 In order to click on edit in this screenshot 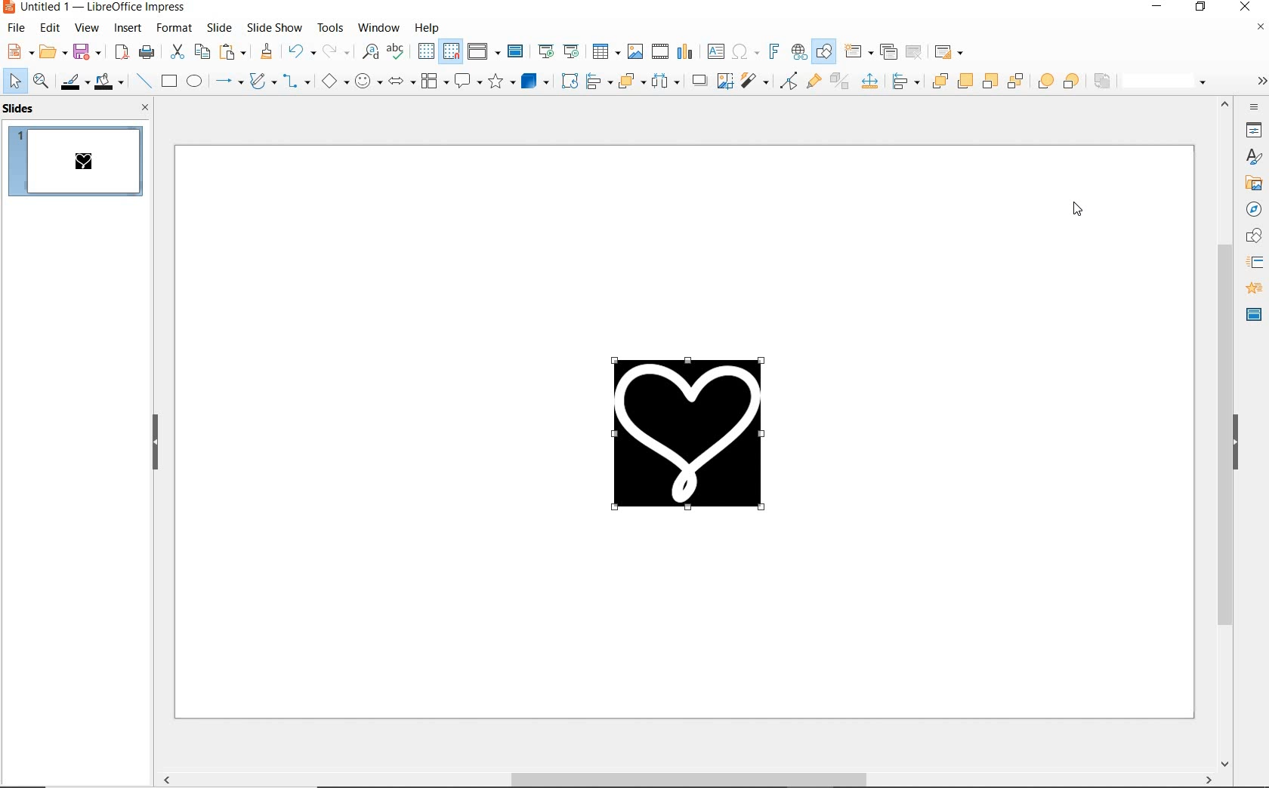, I will do `click(49, 28)`.